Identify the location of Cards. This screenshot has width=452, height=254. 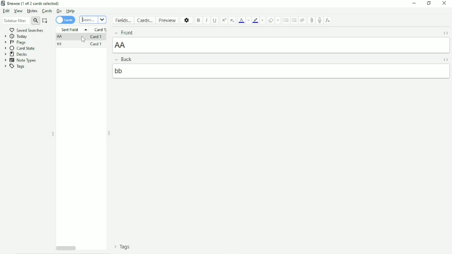
(47, 11).